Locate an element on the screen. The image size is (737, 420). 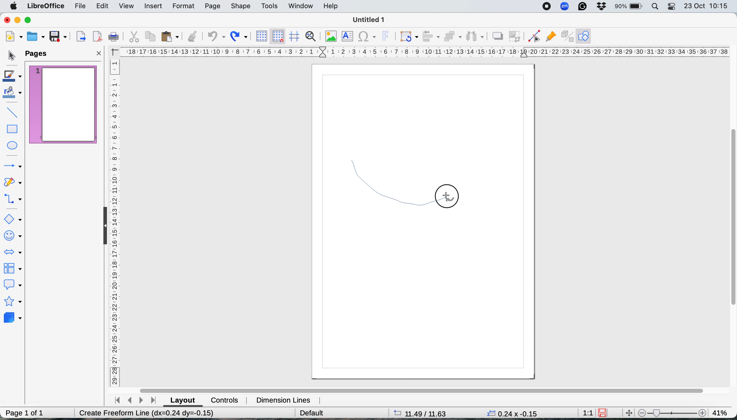
date and time is located at coordinates (706, 6).